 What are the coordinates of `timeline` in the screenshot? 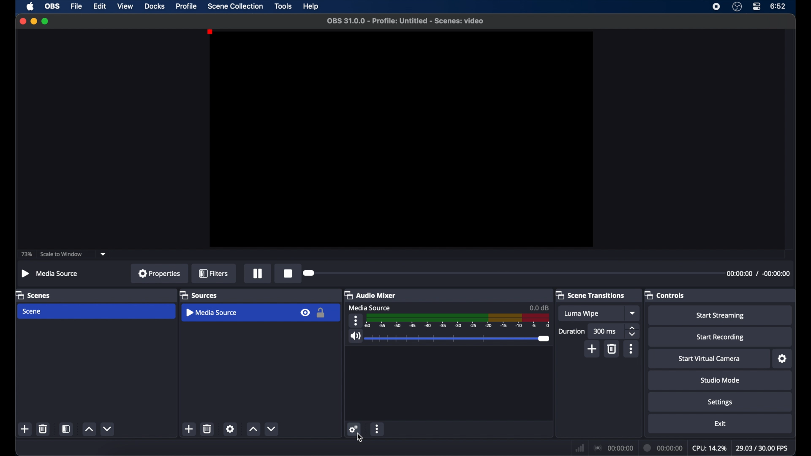 It's located at (459, 322).